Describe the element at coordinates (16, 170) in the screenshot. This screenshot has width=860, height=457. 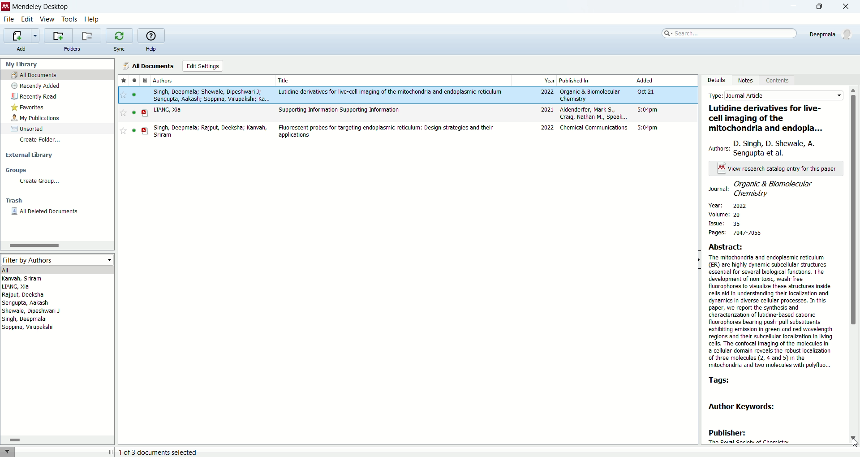
I see `groups` at that location.